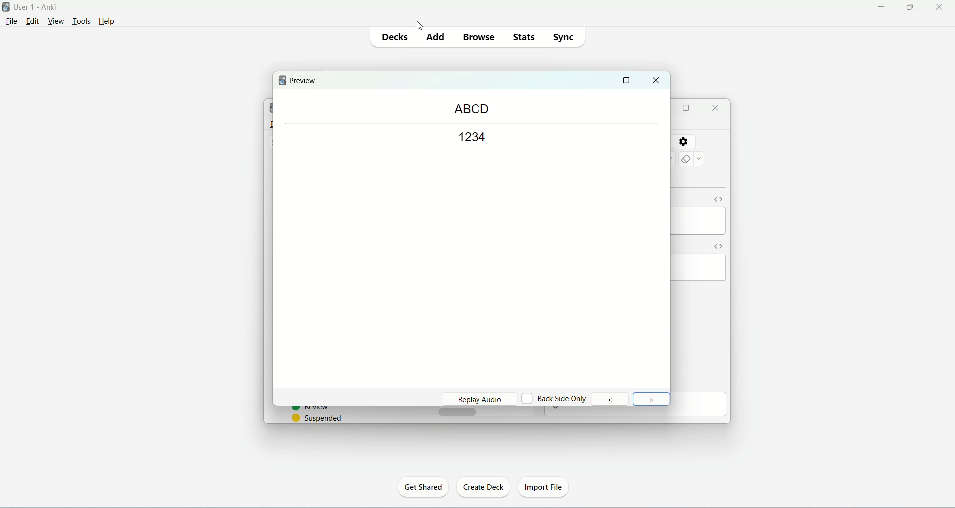 This screenshot has width=955, height=508. I want to click on add, so click(437, 37).